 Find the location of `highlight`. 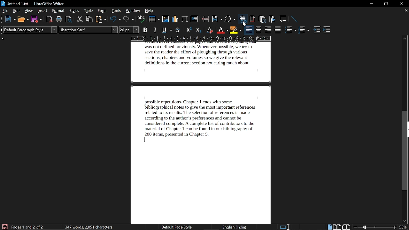

highlight is located at coordinates (235, 30).